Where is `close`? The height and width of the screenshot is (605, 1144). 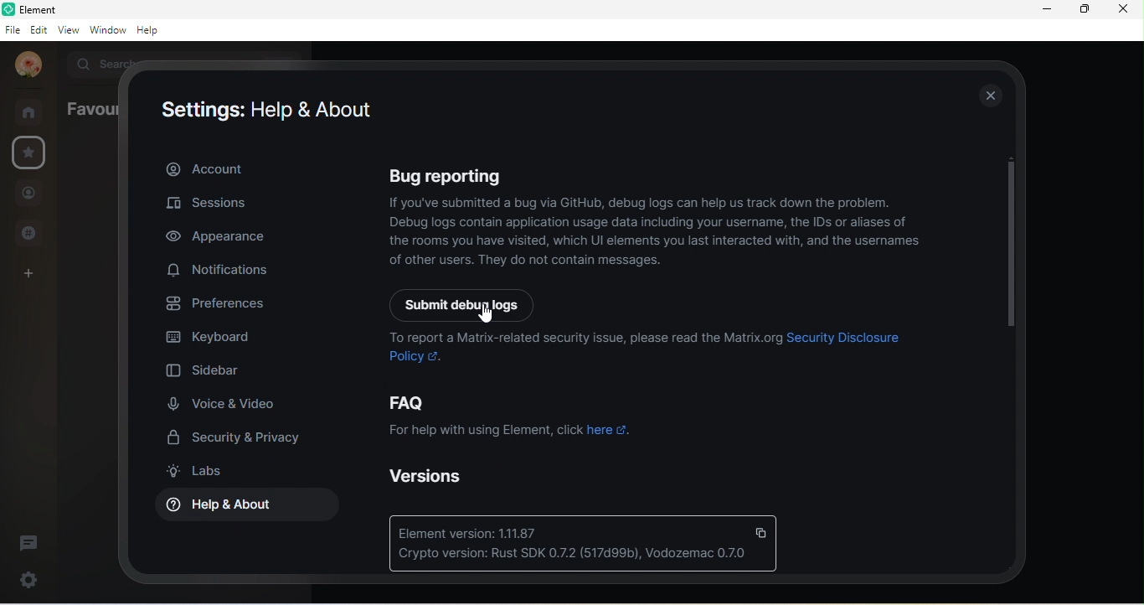 close is located at coordinates (1122, 8).